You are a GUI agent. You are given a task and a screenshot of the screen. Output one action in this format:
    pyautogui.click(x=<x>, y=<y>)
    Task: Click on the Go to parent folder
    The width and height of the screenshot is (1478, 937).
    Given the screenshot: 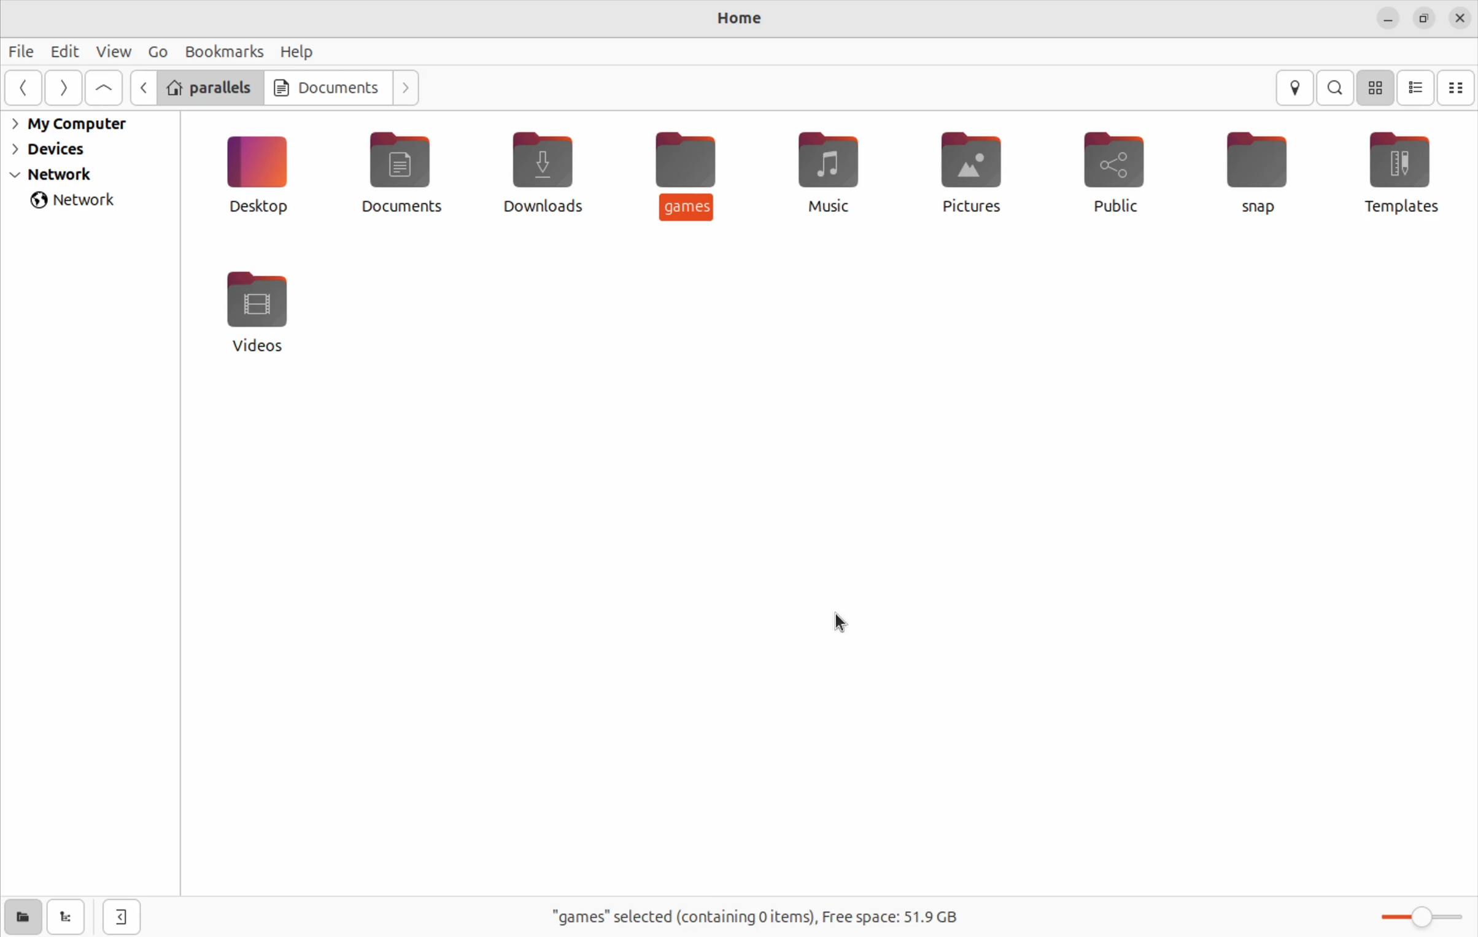 What is the action you would take?
    pyautogui.click(x=105, y=88)
    